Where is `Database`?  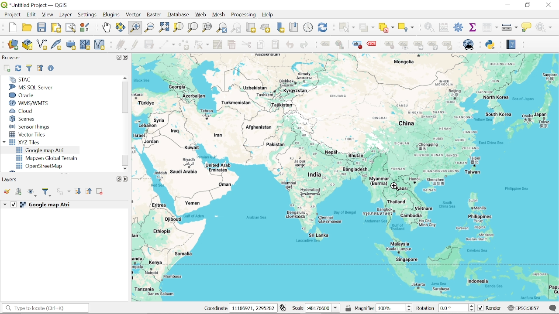 Database is located at coordinates (179, 15).